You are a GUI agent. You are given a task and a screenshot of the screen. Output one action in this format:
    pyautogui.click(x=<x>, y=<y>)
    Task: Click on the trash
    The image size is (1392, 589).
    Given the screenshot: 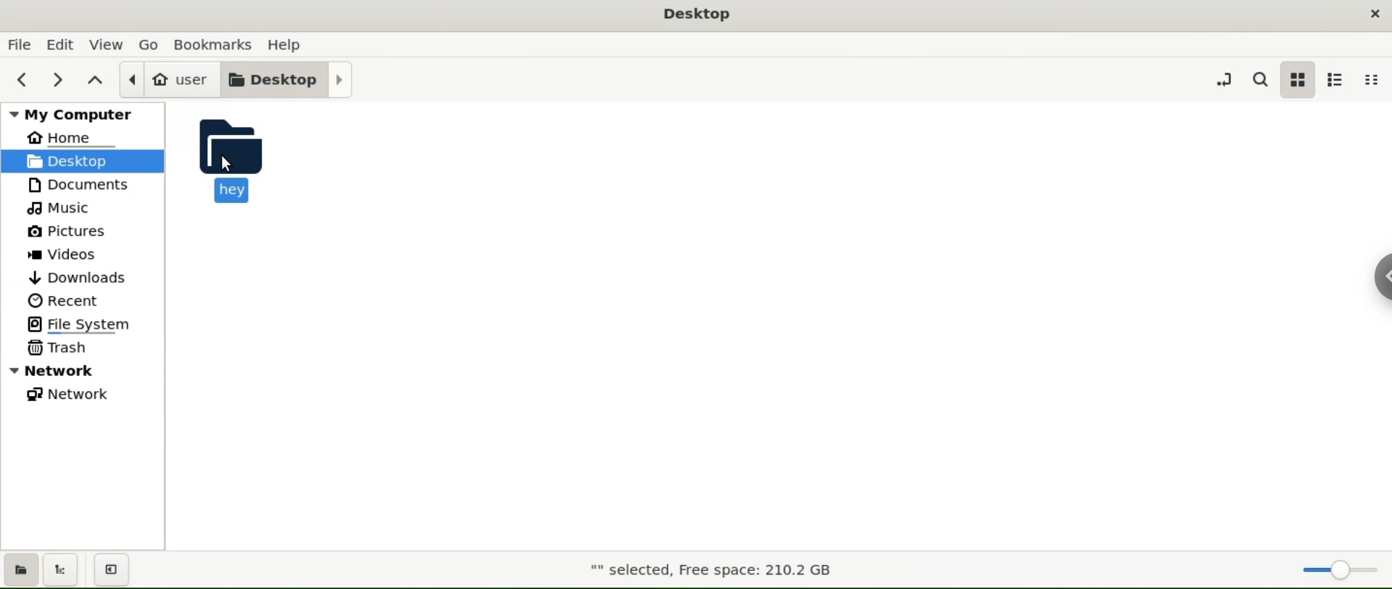 What is the action you would take?
    pyautogui.click(x=81, y=350)
    